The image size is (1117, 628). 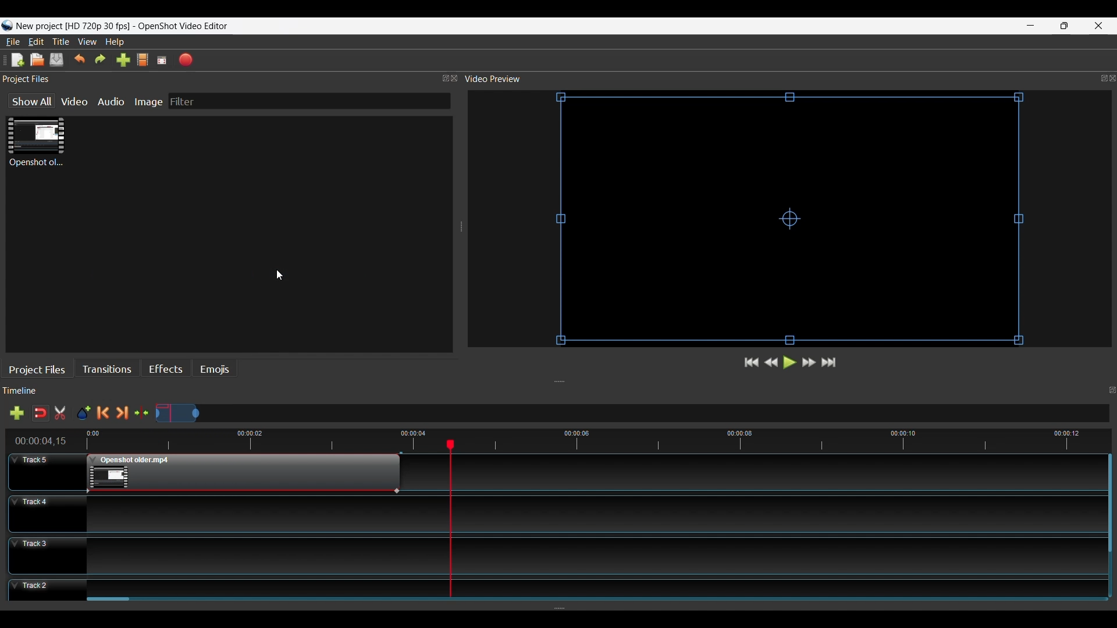 I want to click on Redo, so click(x=101, y=60).